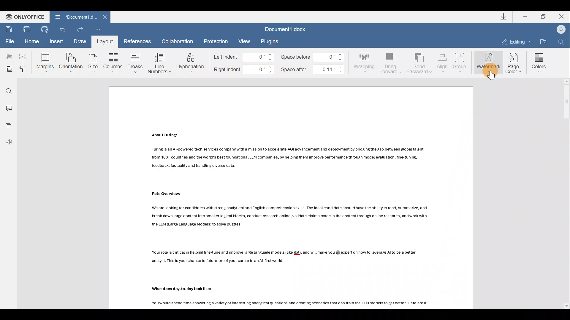 The width and height of the screenshot is (570, 320). Describe the element at coordinates (506, 17) in the screenshot. I see `Downloads` at that location.